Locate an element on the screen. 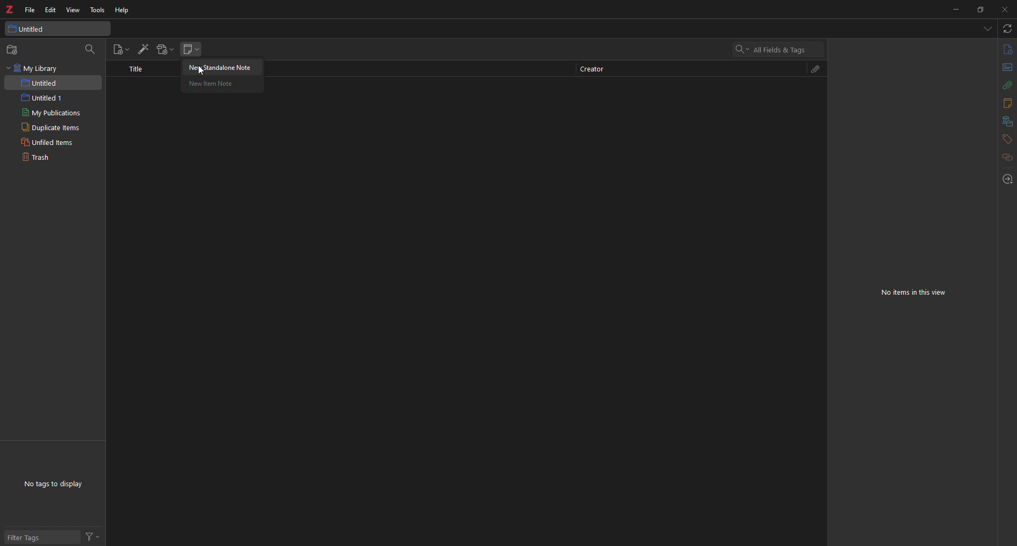 This screenshot has height=546, width=1017. locate is located at coordinates (1003, 179).